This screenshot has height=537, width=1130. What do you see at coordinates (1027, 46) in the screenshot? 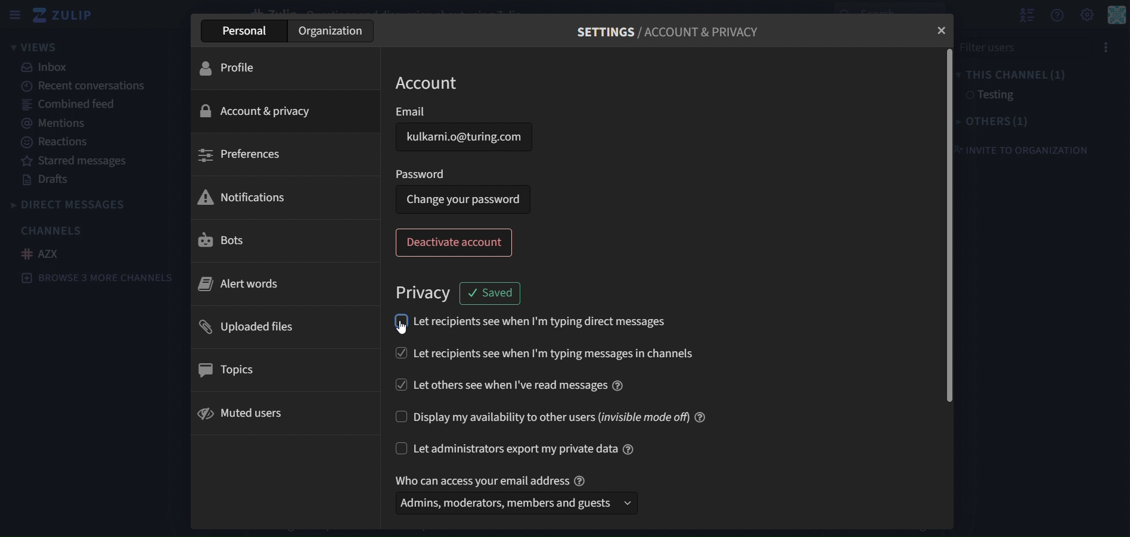
I see `filter users` at bounding box center [1027, 46].